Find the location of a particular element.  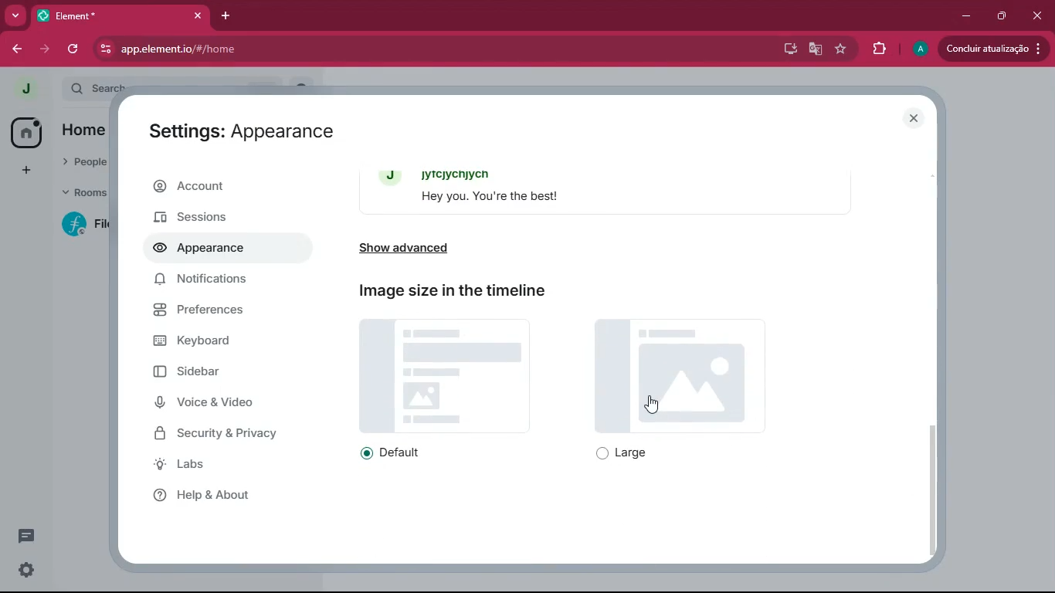

settings is located at coordinates (25, 569).